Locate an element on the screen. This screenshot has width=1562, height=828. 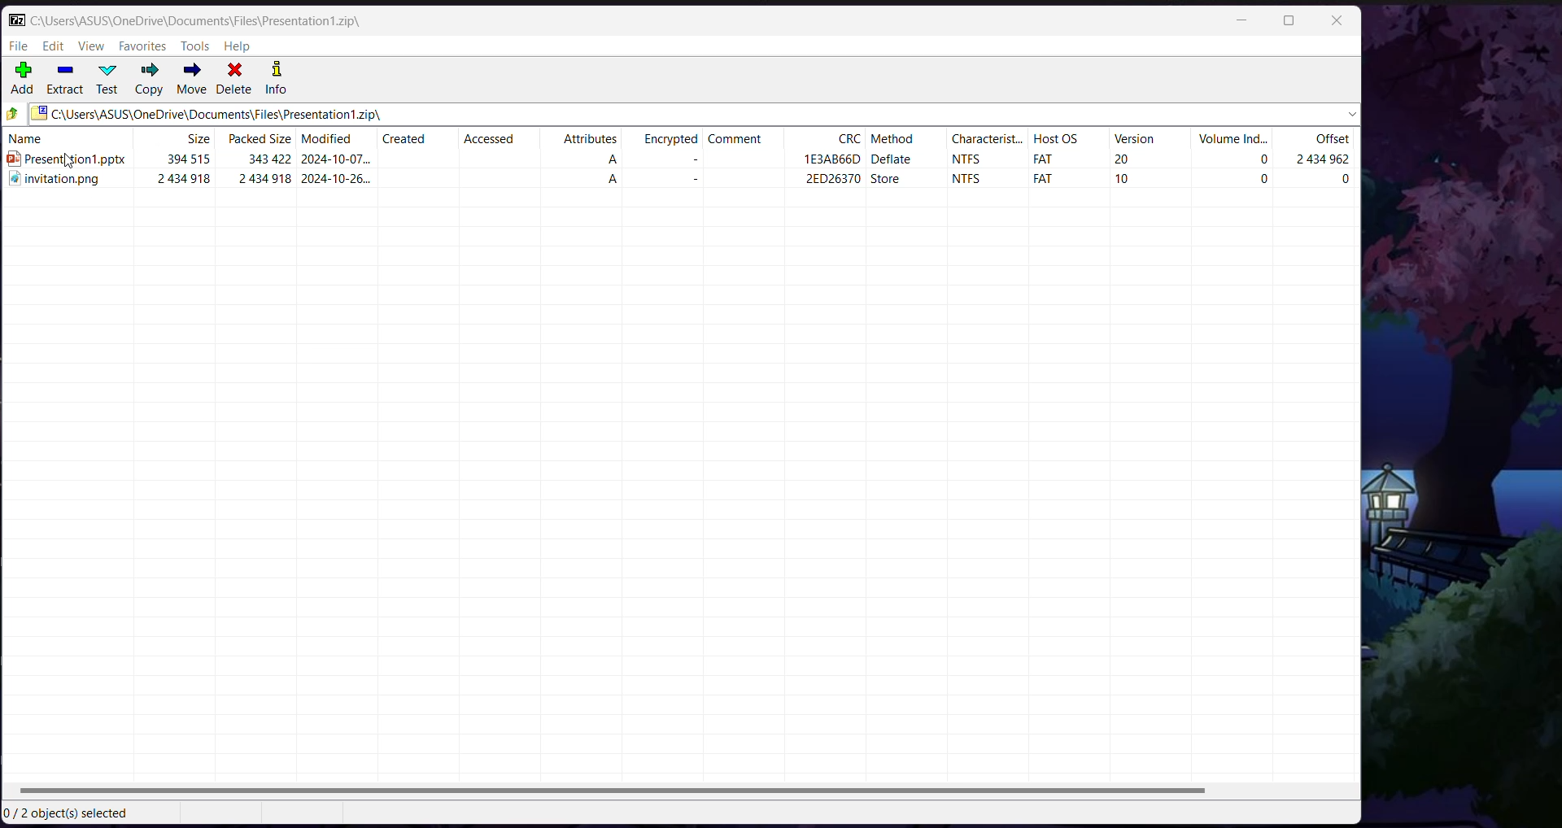
View is located at coordinates (94, 46).